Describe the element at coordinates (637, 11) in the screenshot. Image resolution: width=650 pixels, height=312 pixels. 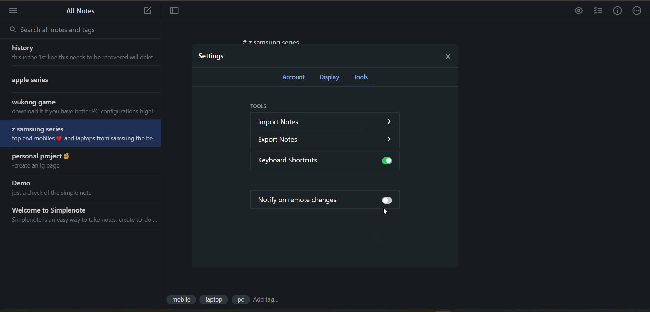
I see `actions` at that location.